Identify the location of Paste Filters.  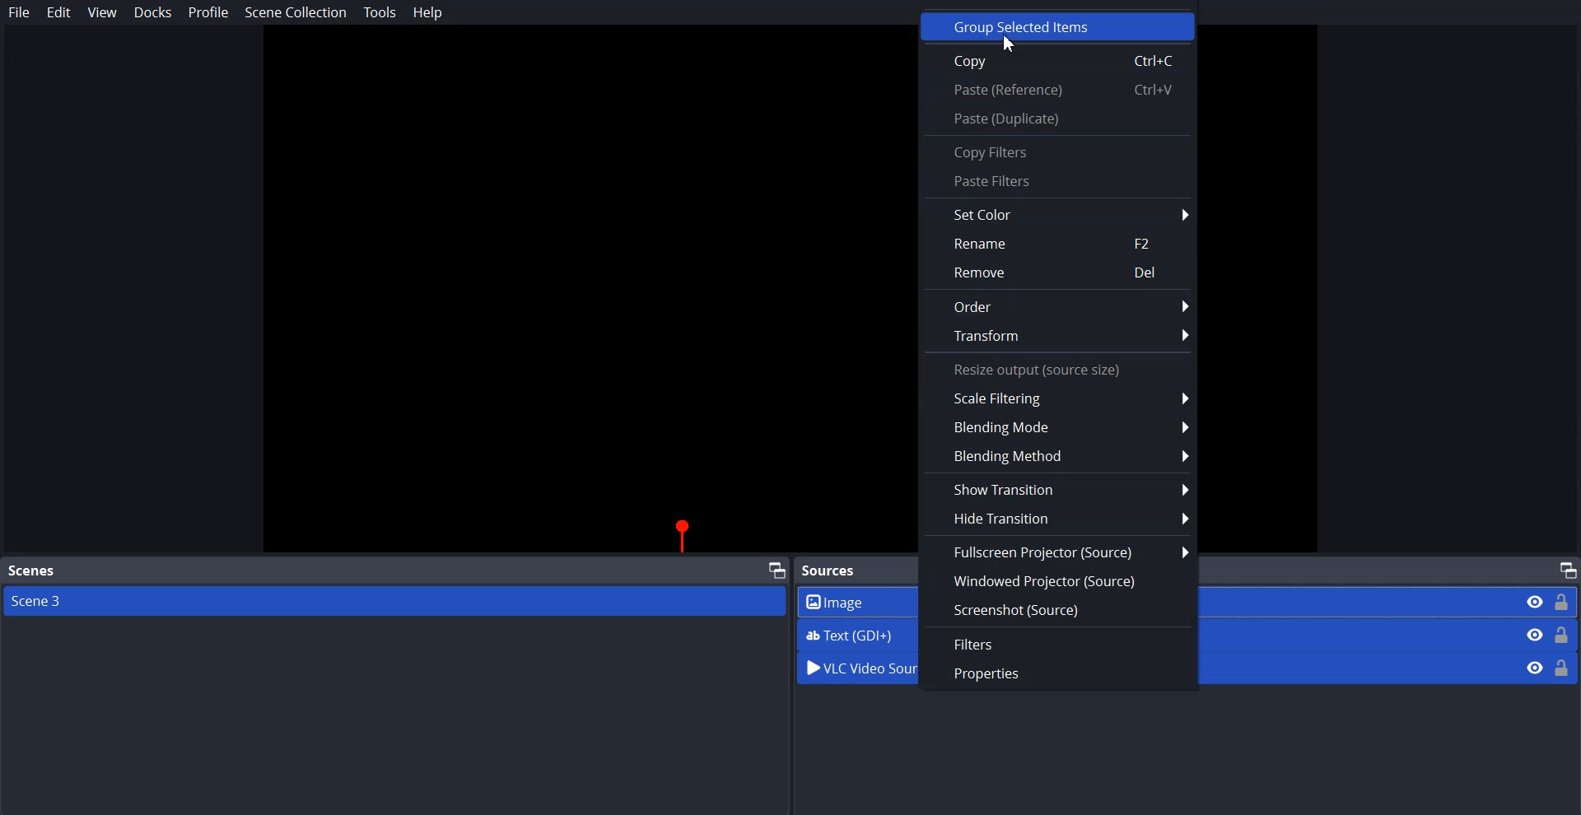
(1058, 182).